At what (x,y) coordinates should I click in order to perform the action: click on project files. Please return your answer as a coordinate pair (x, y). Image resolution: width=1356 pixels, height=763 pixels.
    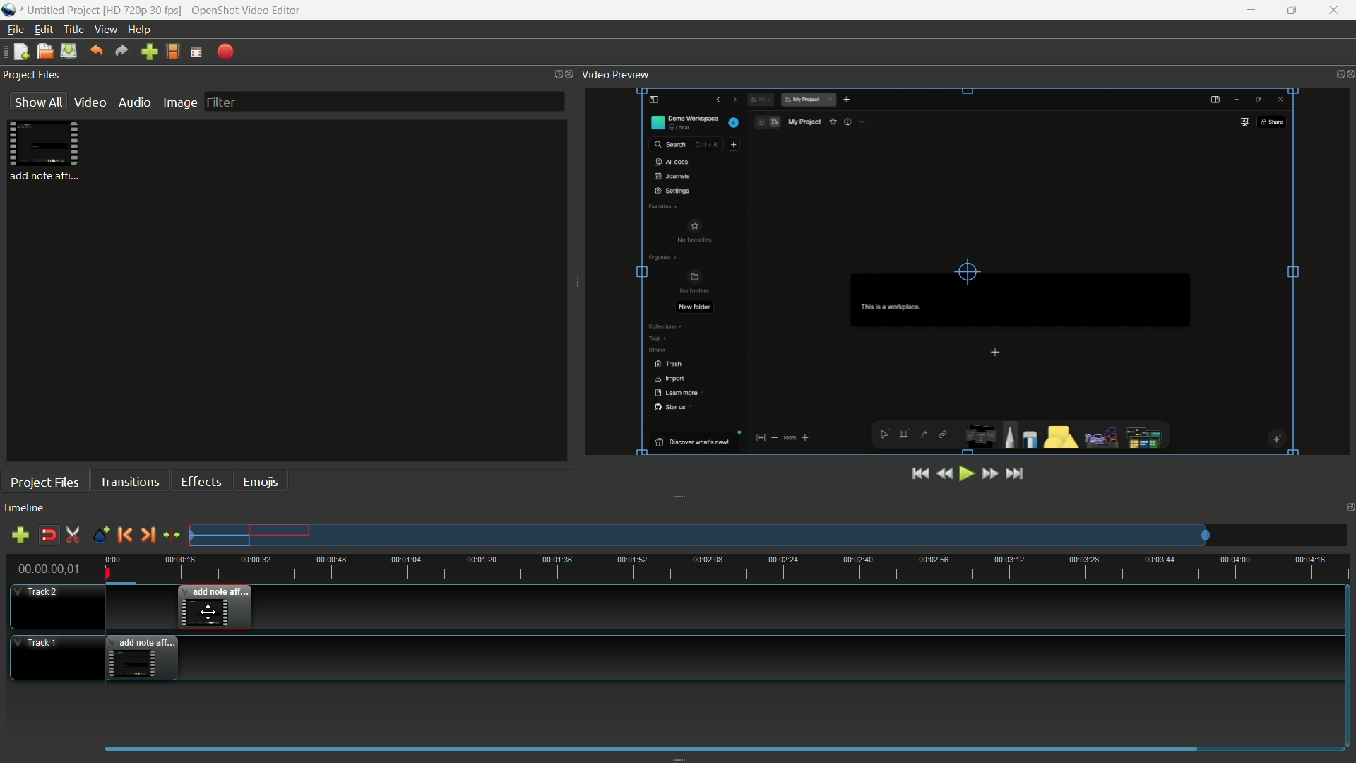
    Looking at the image, I should click on (45, 483).